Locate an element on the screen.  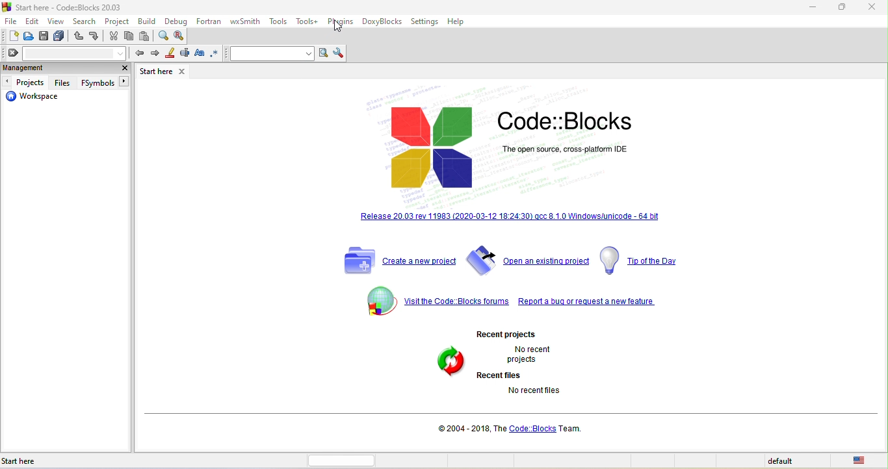
help is located at coordinates (455, 21).